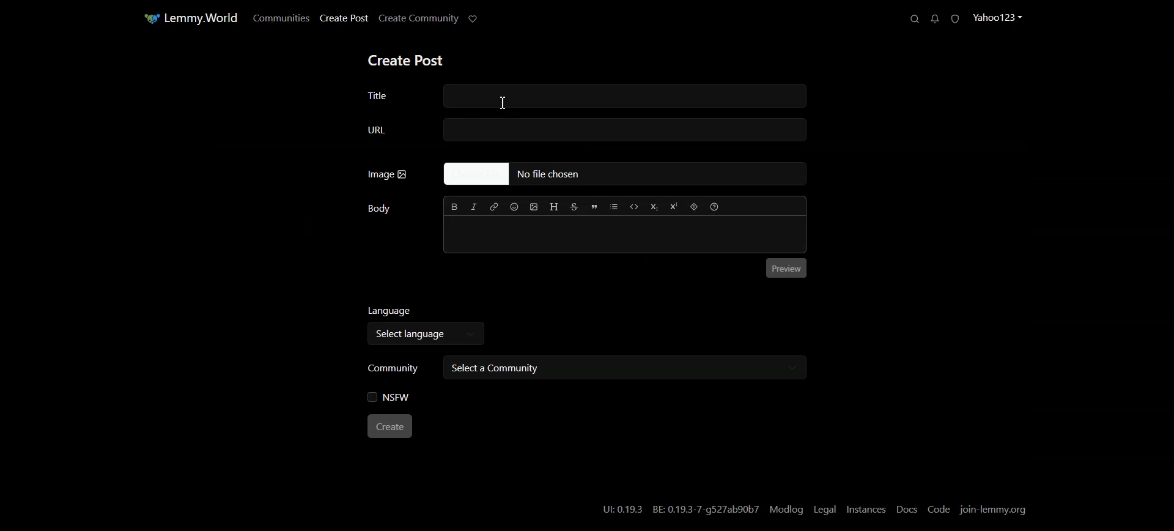 The image size is (1174, 531). What do you see at coordinates (626, 236) in the screenshot?
I see `Typing window` at bounding box center [626, 236].